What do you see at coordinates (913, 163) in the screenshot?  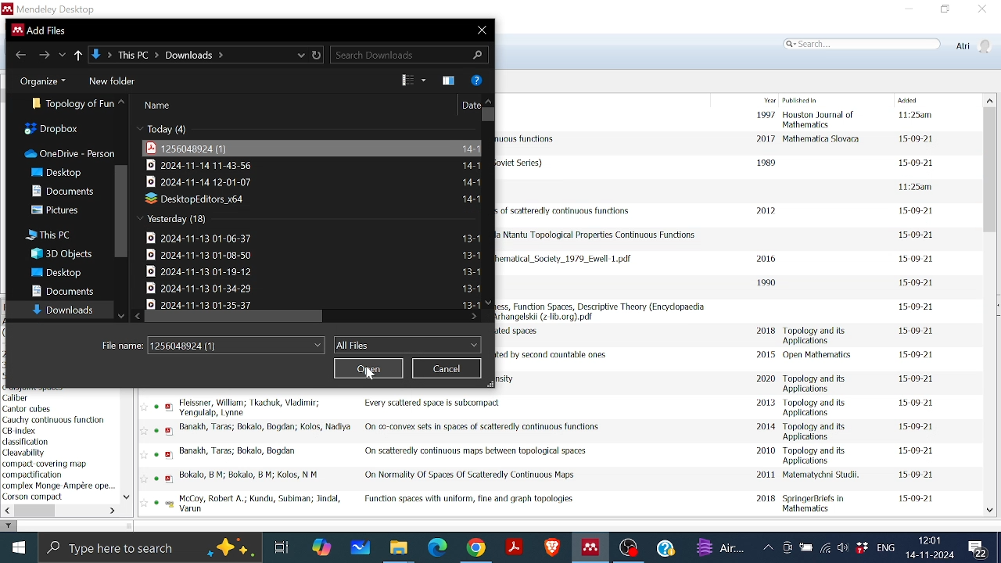 I see `date` at bounding box center [913, 163].